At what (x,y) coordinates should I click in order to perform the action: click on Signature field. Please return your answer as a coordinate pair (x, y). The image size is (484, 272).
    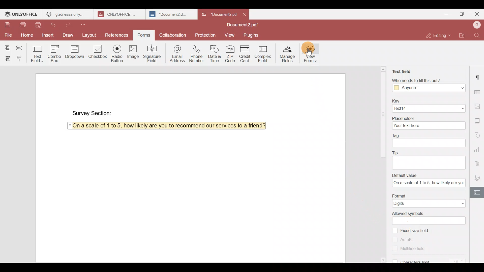
    Looking at the image, I should click on (153, 53).